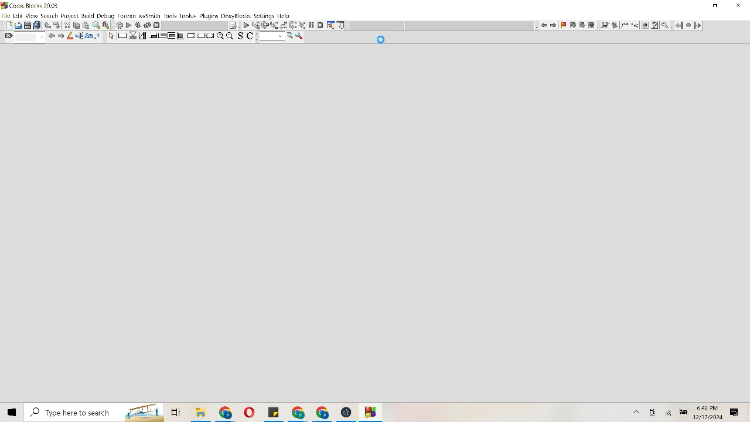 This screenshot has width=750, height=422. What do you see at coordinates (230, 36) in the screenshot?
I see `Zoom out` at bounding box center [230, 36].